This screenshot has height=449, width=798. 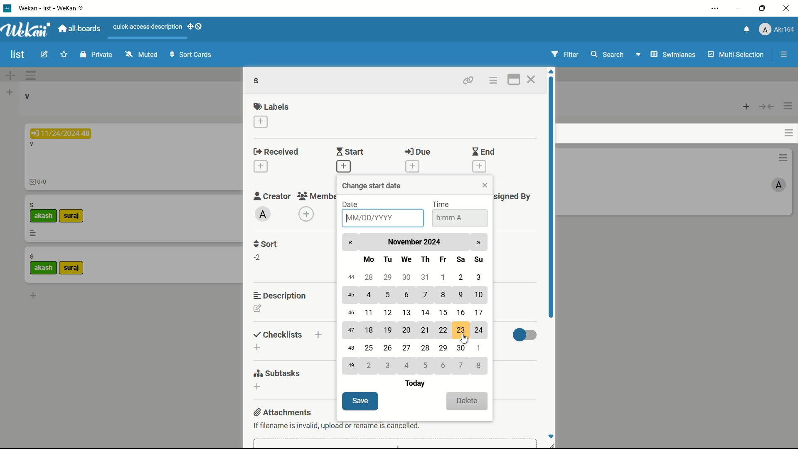 I want to click on -2, so click(x=259, y=257).